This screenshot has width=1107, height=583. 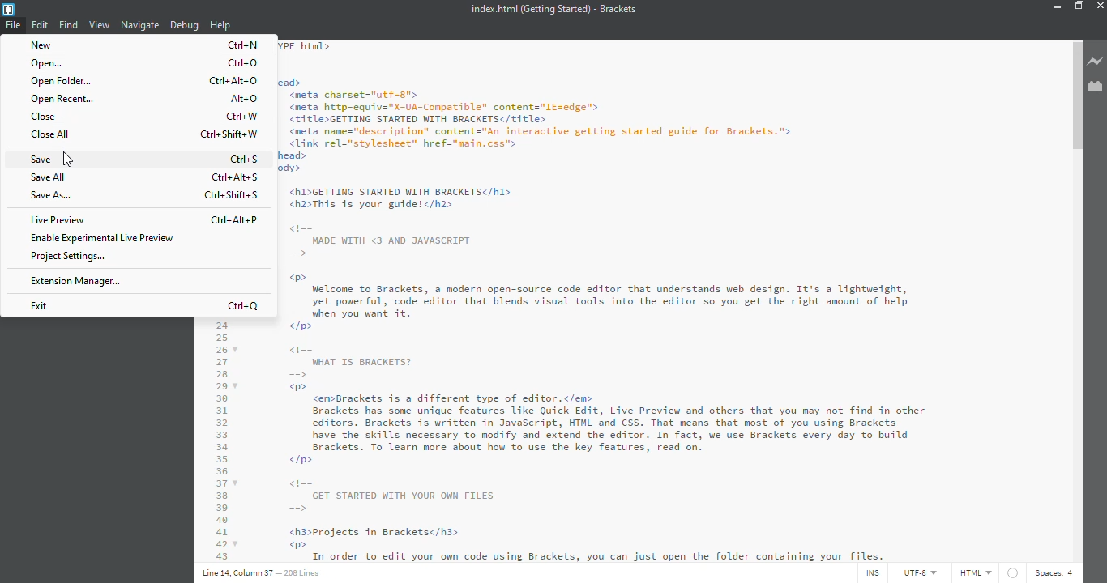 I want to click on ctrl+shift+s, so click(x=233, y=195).